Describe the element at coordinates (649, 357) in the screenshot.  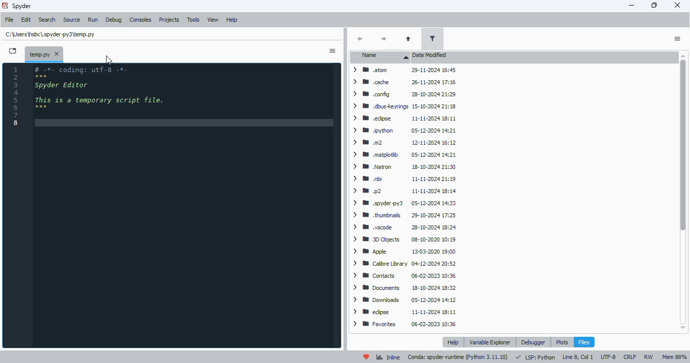
I see `RW` at that location.